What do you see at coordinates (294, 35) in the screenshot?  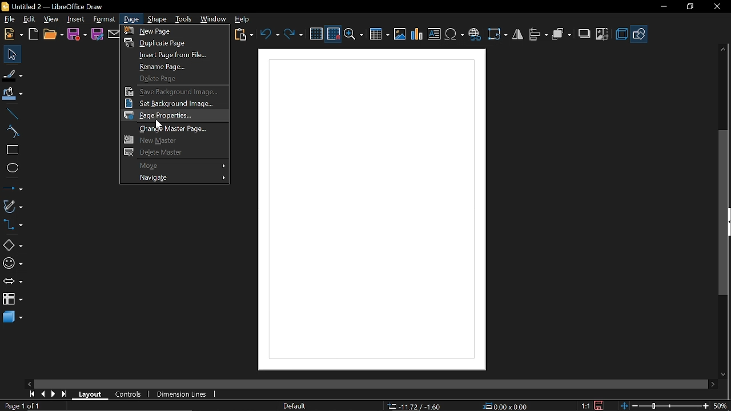 I see `Redo` at bounding box center [294, 35].